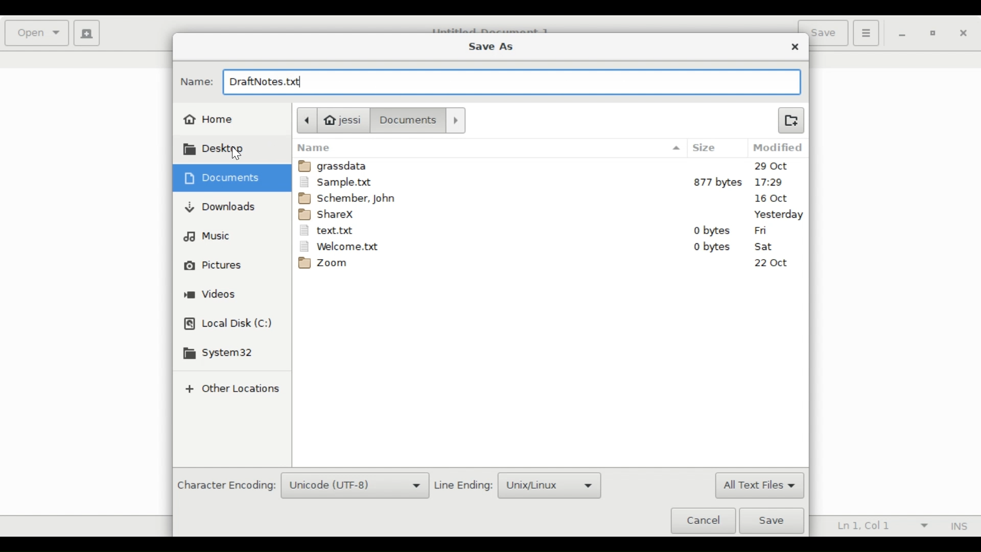 This screenshot has width=981, height=552. I want to click on Documents, so click(225, 178).